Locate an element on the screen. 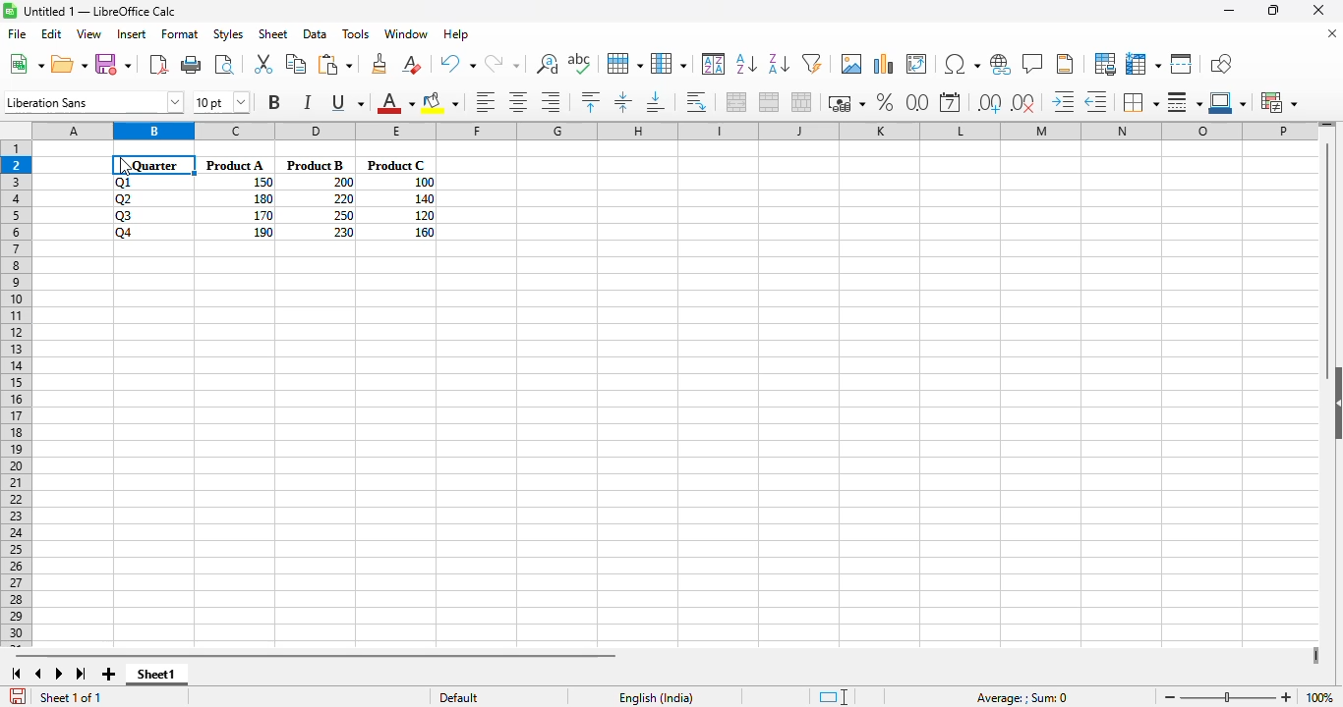 The width and height of the screenshot is (1343, 707). font color is located at coordinates (395, 102).